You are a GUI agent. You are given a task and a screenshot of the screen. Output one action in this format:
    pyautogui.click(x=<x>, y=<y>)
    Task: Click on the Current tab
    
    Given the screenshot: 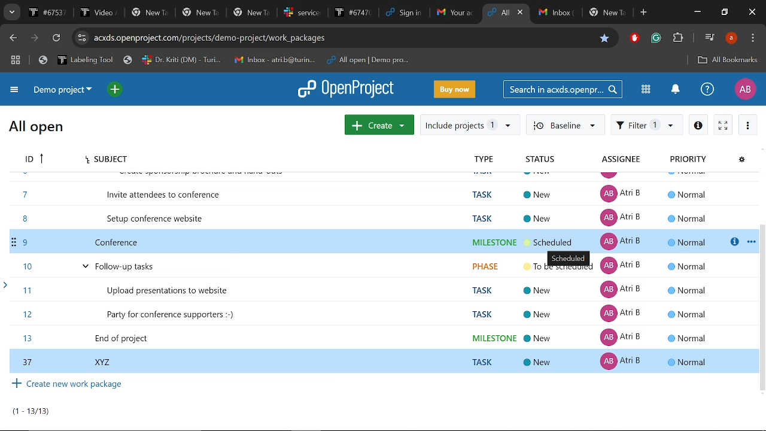 What is the action you would take?
    pyautogui.click(x=498, y=13)
    